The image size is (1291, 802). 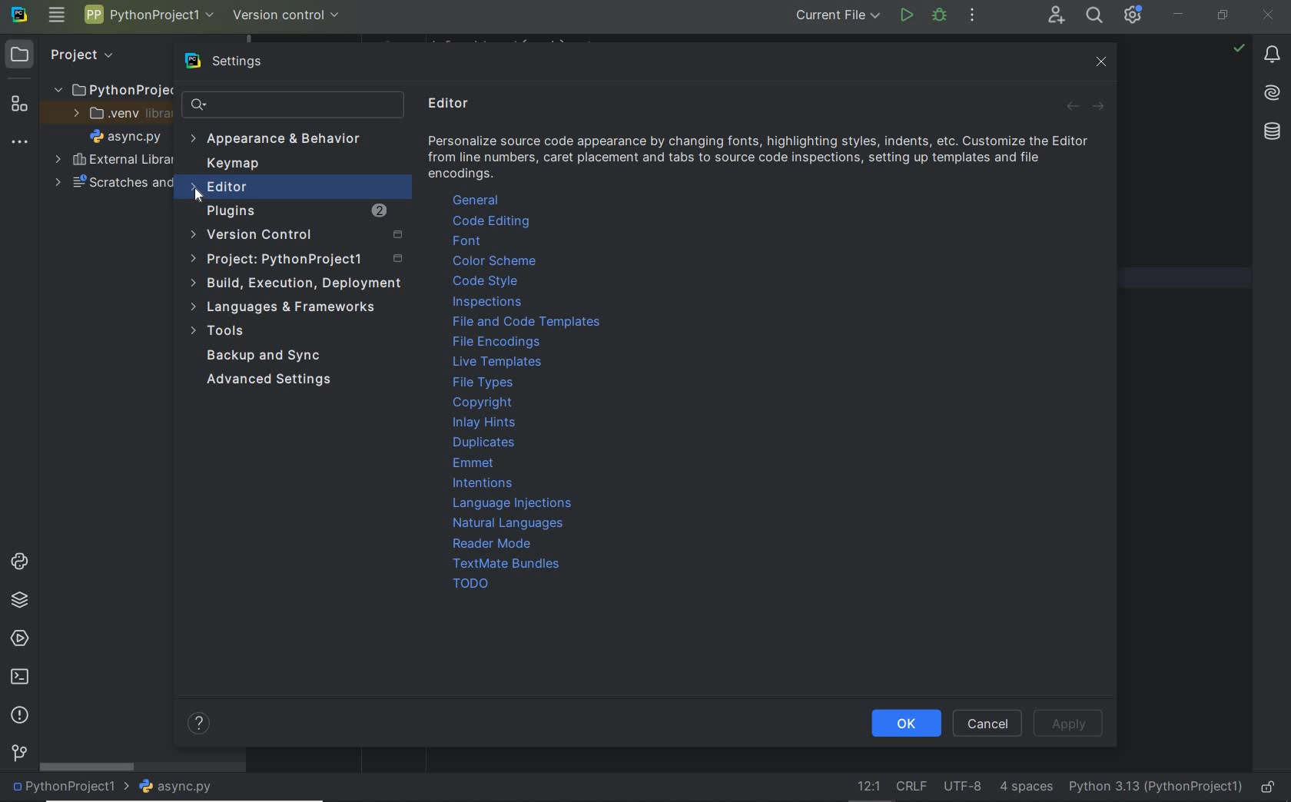 What do you see at coordinates (485, 281) in the screenshot?
I see `code style` at bounding box center [485, 281].